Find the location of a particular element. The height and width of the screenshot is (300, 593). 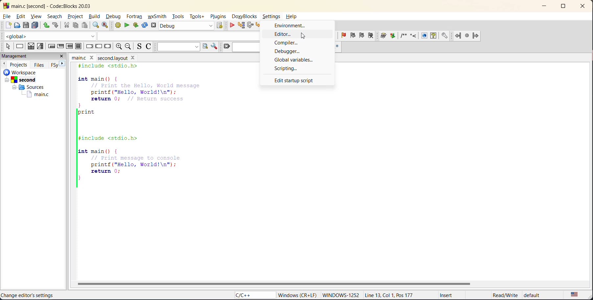

exit condition loop is located at coordinates (61, 46).